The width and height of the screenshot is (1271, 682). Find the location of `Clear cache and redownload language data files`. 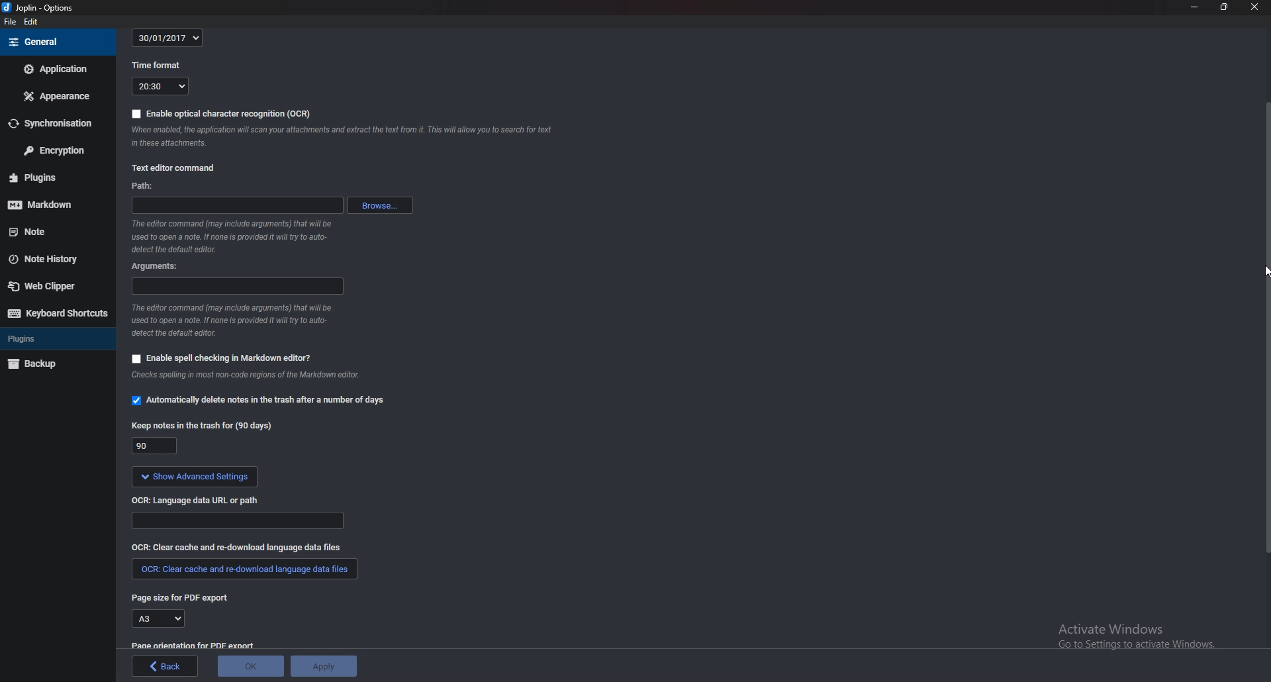

Clear cache and redownload language data files is located at coordinates (242, 570).